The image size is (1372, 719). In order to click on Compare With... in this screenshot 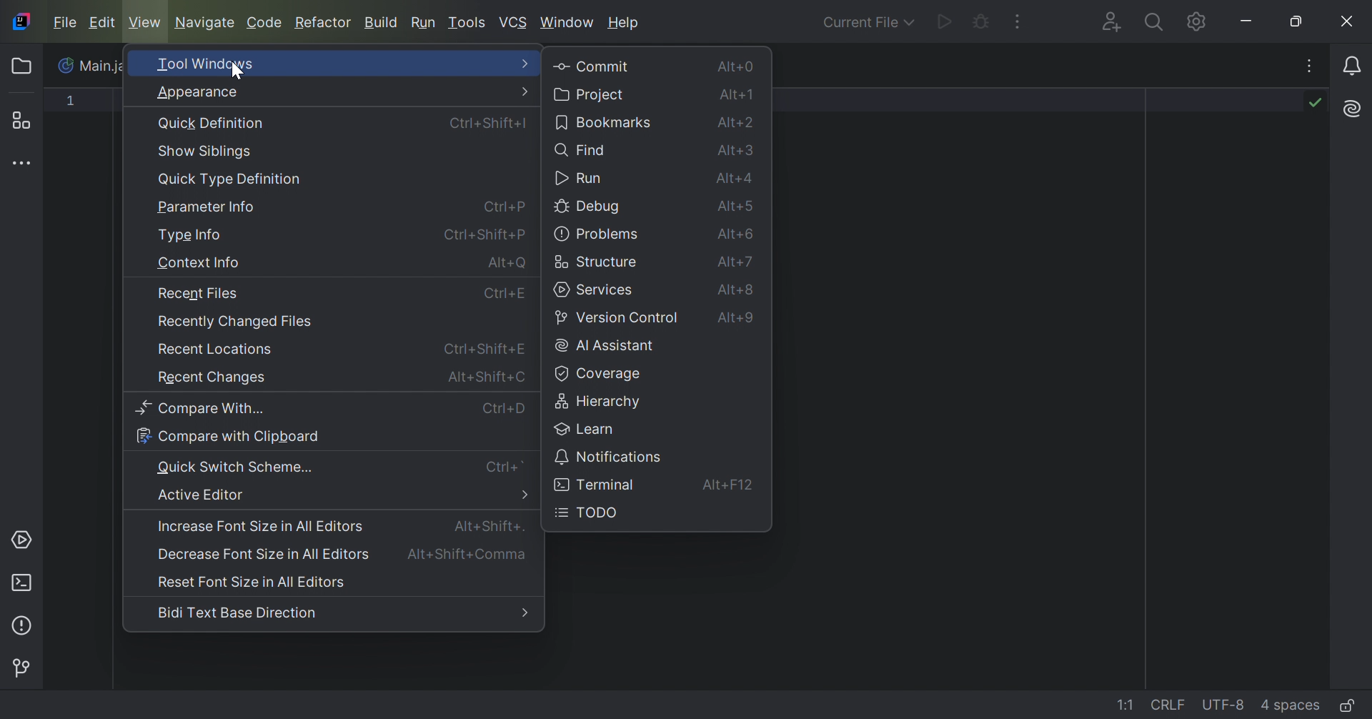, I will do `click(207, 409)`.